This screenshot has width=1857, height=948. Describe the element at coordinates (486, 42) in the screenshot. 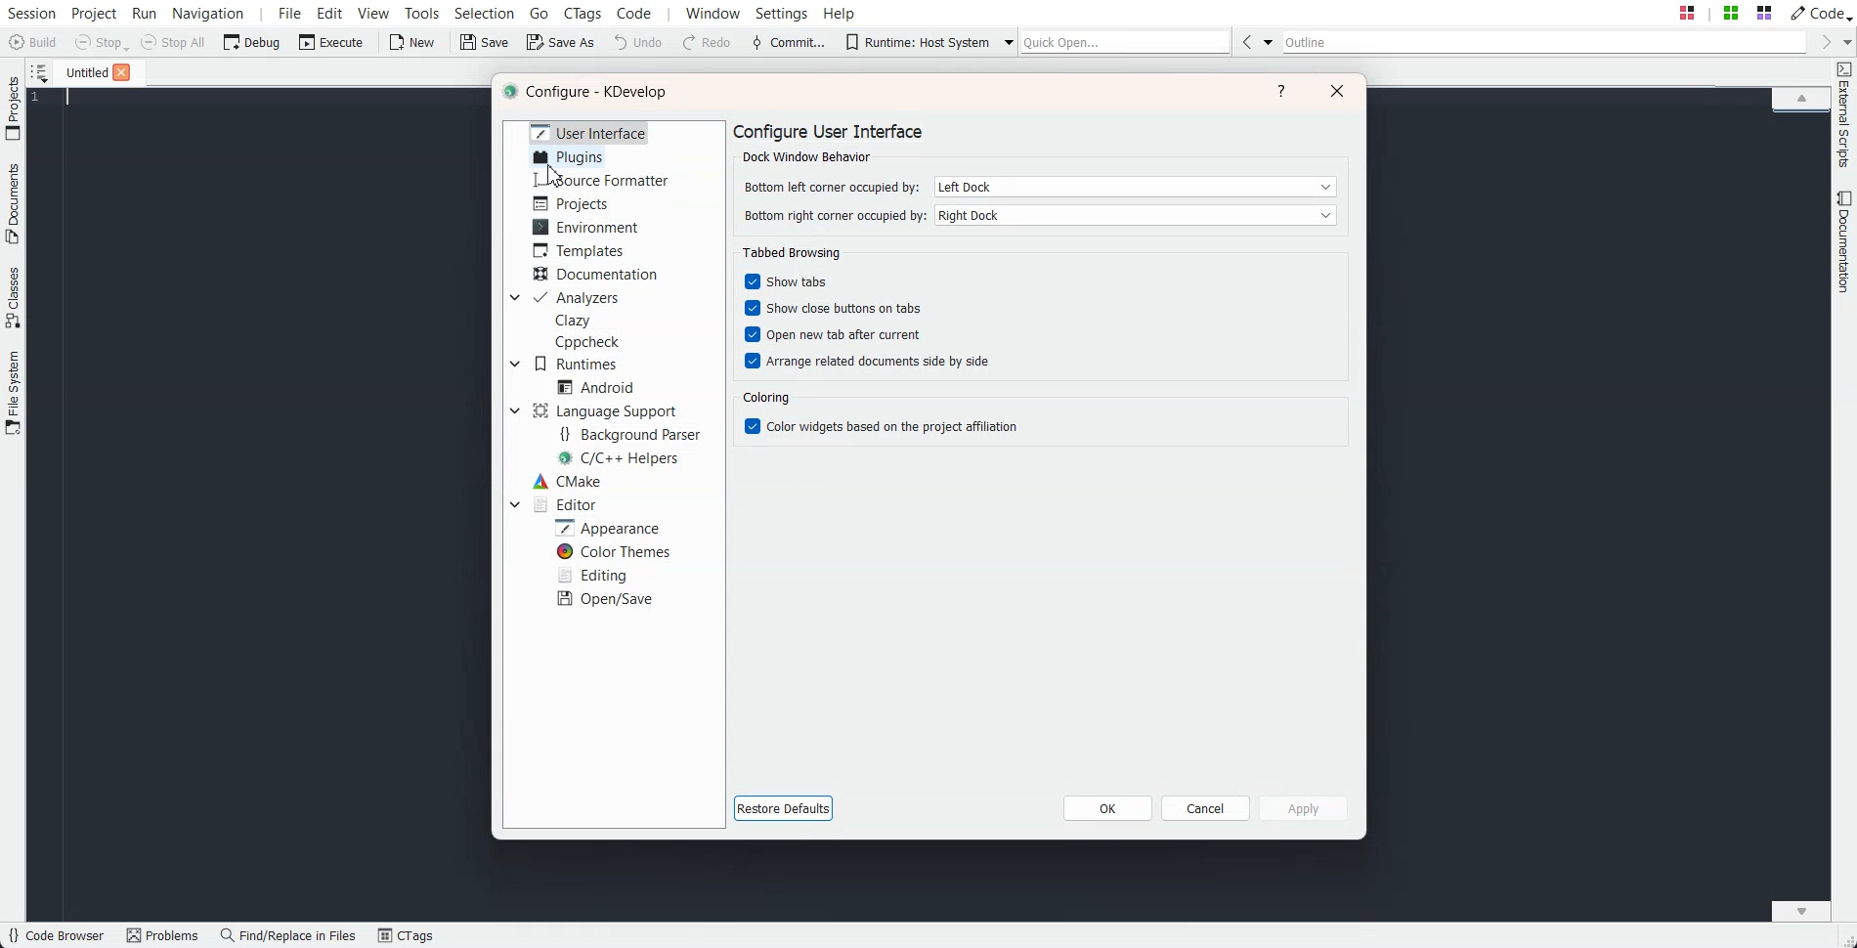

I see `Save` at that location.